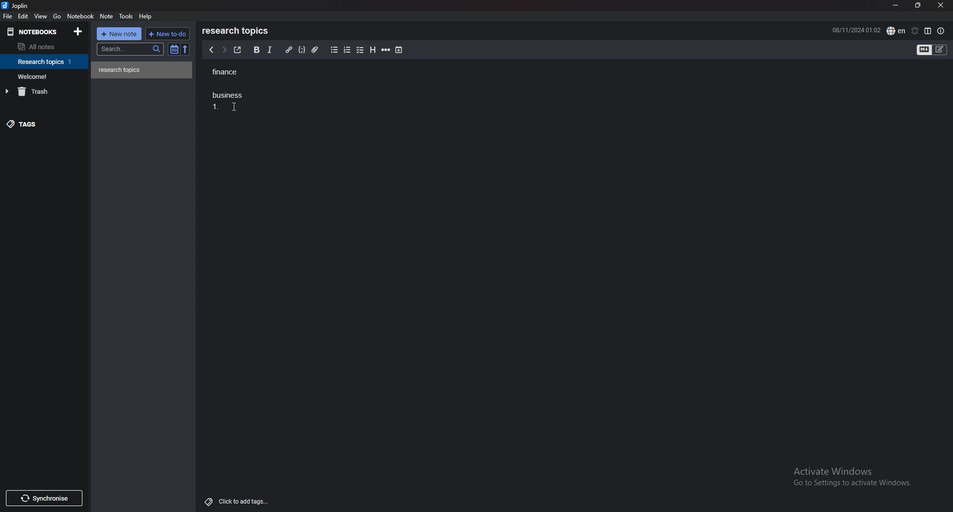  What do you see at coordinates (16, 6) in the screenshot?
I see `joplin` at bounding box center [16, 6].